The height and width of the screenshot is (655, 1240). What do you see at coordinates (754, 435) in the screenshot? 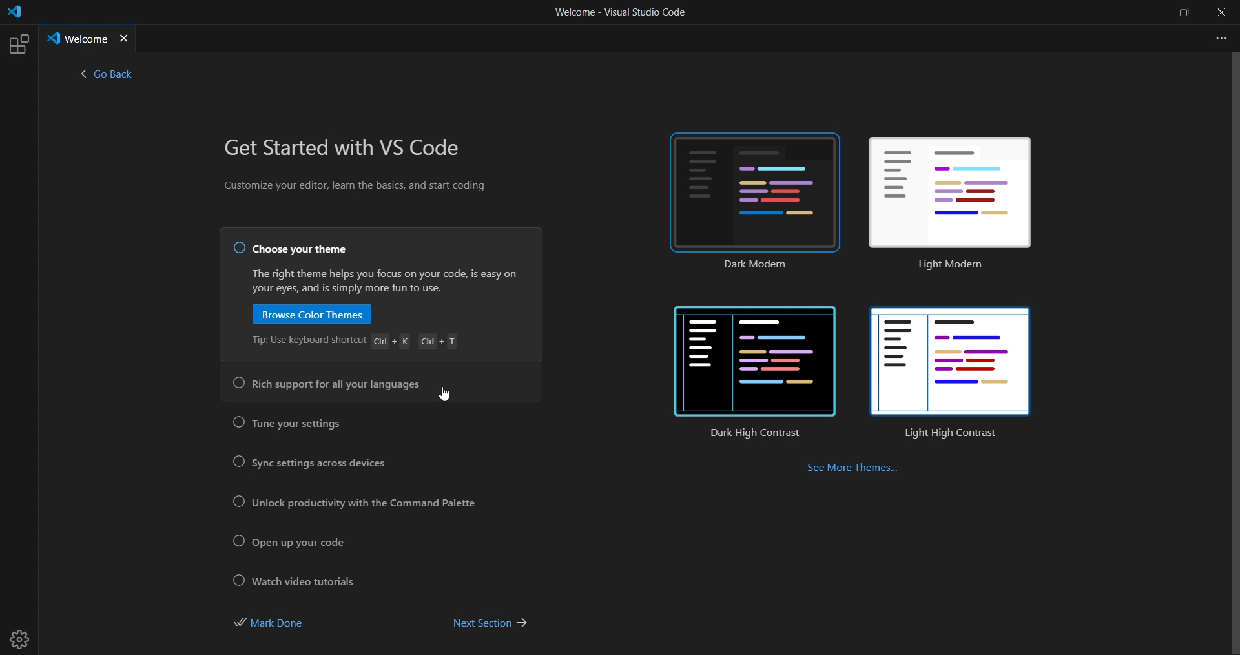
I see `dark high contrast` at bounding box center [754, 435].